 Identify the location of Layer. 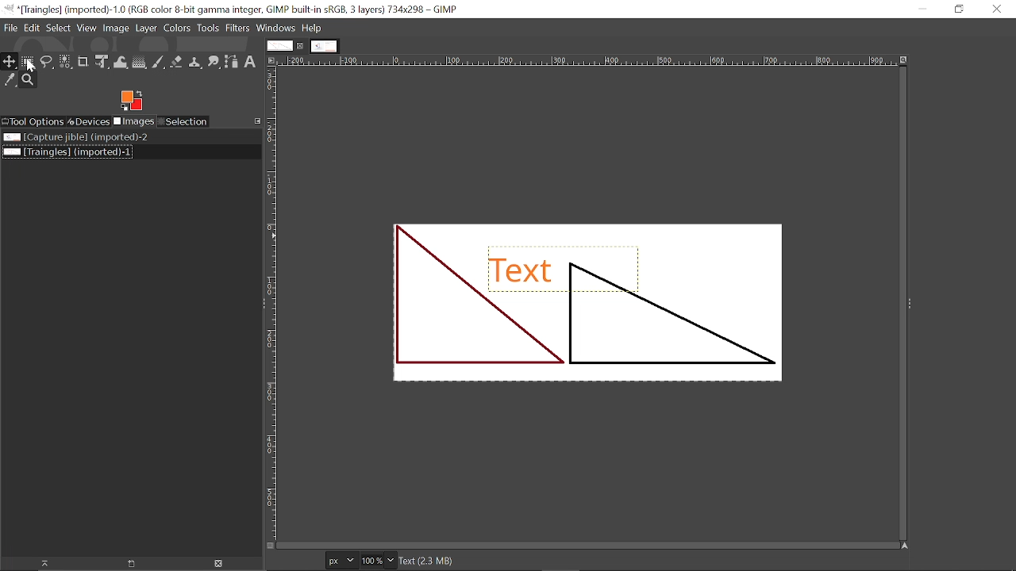
(146, 29).